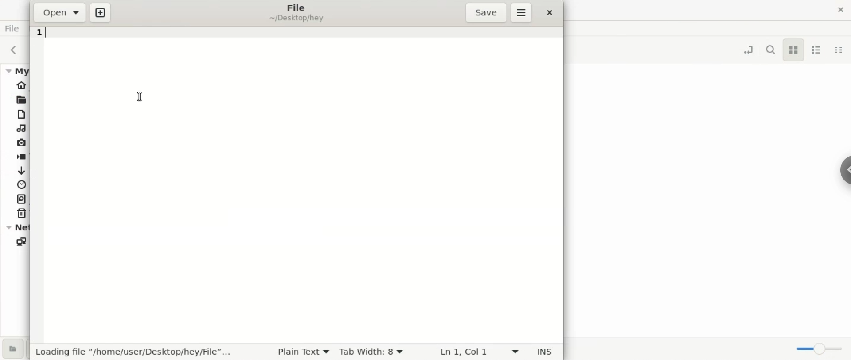 The height and width of the screenshot is (360, 851). What do you see at coordinates (296, 13) in the screenshot?
I see `file ` at bounding box center [296, 13].